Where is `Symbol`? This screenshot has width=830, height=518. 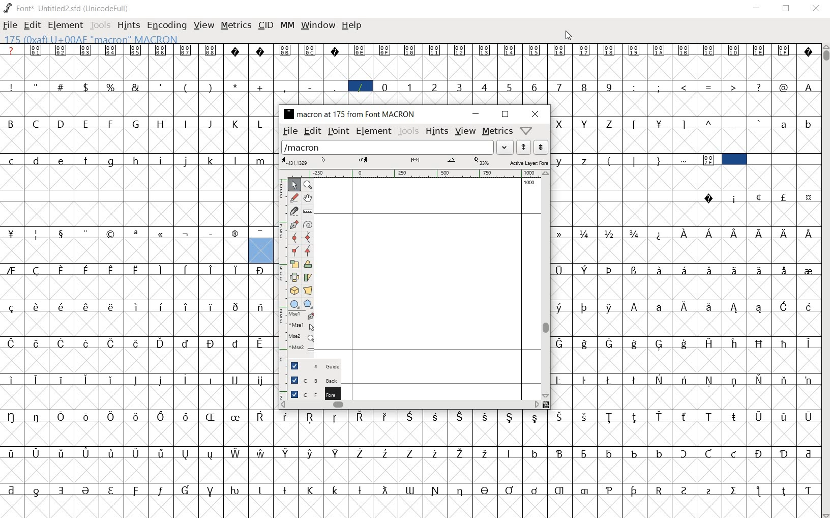 Symbol is located at coordinates (684, 306).